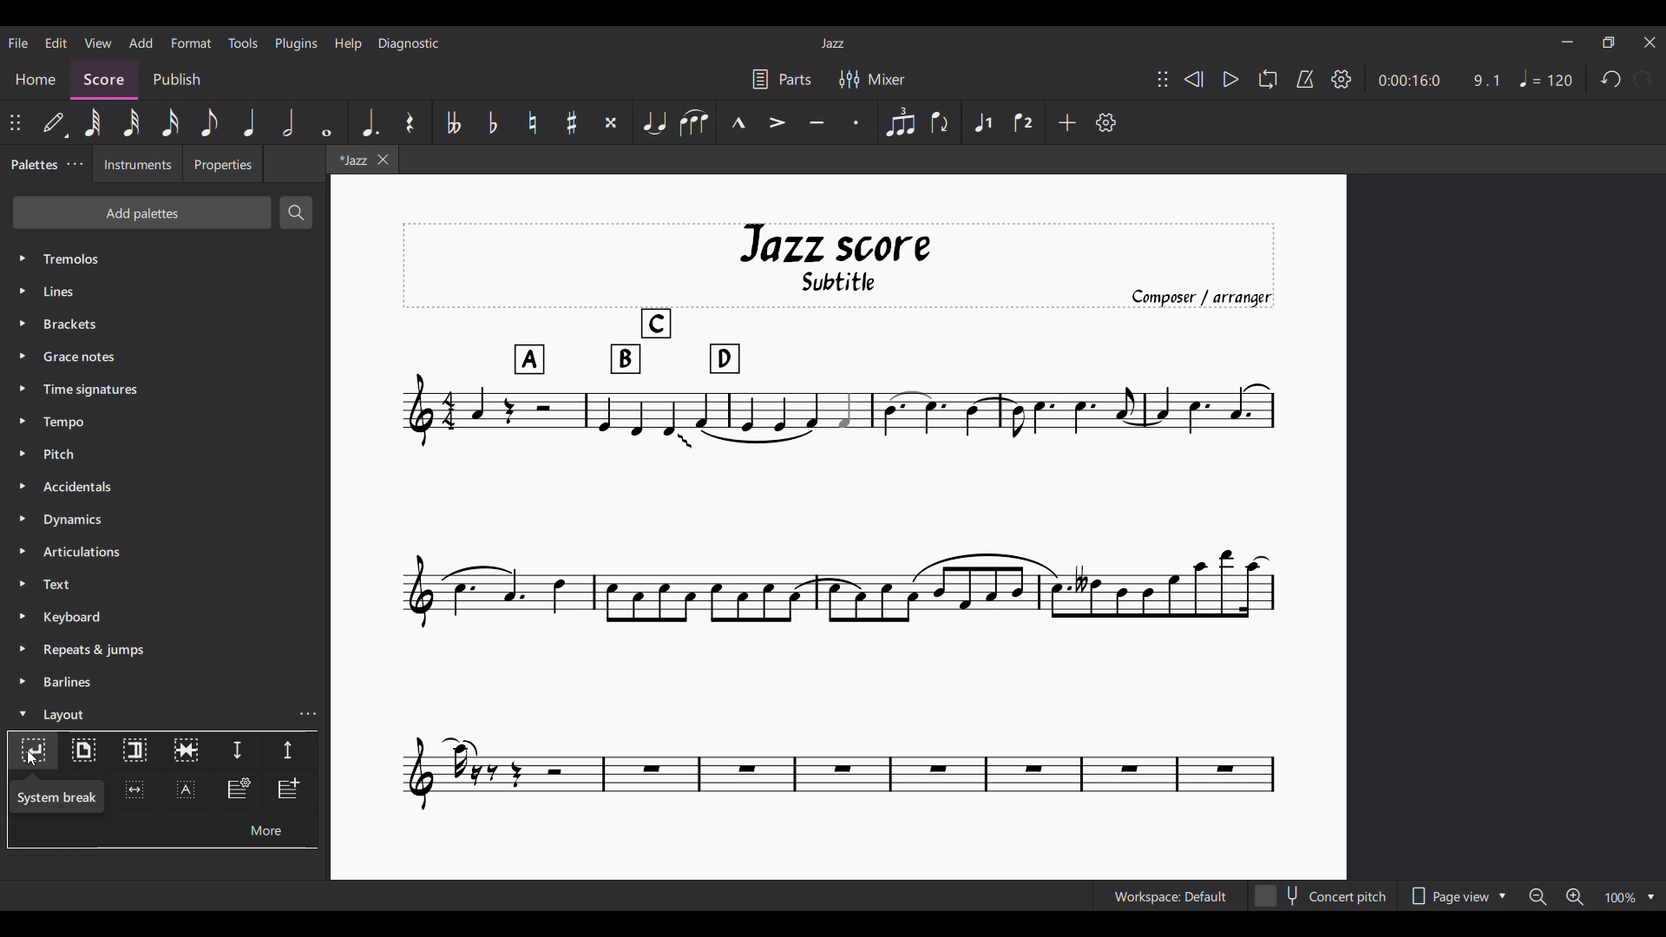 Image resolution: width=1666 pixels, height=937 pixels. Describe the element at coordinates (296, 213) in the screenshot. I see `Search` at that location.